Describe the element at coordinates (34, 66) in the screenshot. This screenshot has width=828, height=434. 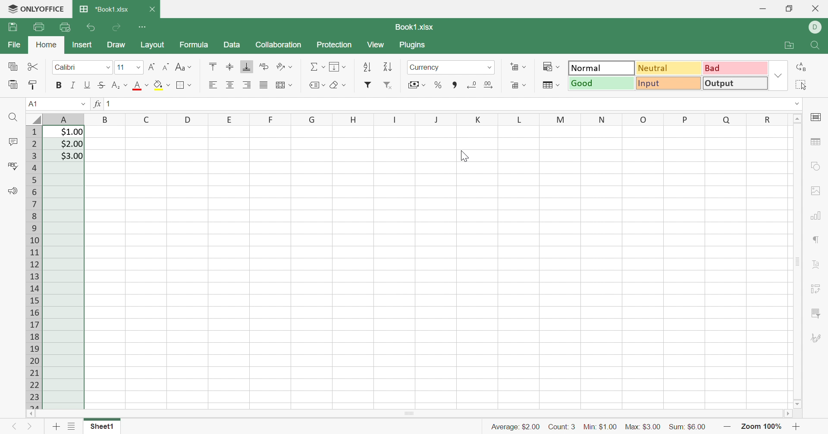
I see `Cut` at that location.